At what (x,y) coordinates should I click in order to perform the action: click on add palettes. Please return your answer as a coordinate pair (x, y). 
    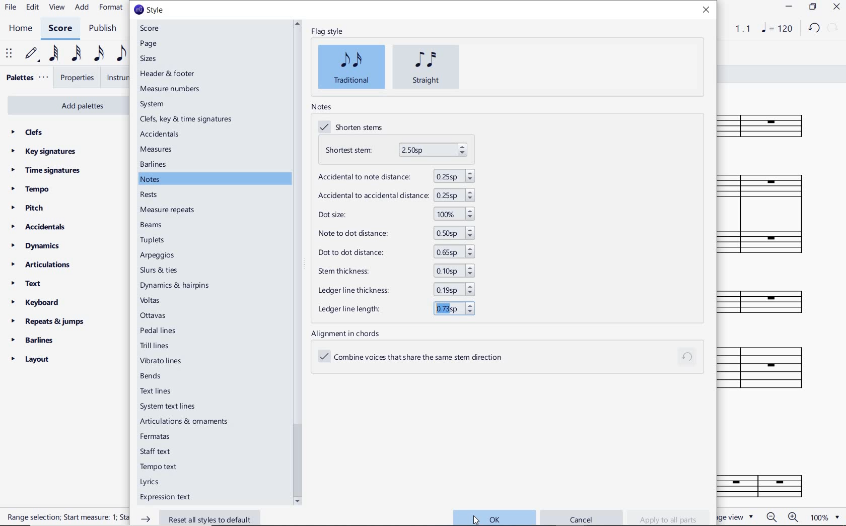
    Looking at the image, I should click on (65, 104).